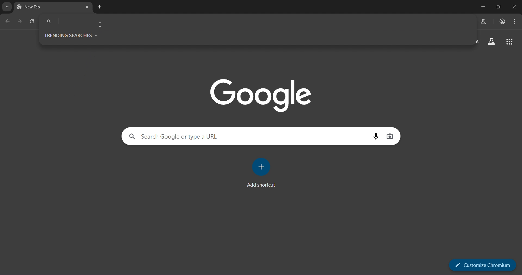 The height and width of the screenshot is (275, 522). What do you see at coordinates (7, 7) in the screenshot?
I see `search tabs` at bounding box center [7, 7].